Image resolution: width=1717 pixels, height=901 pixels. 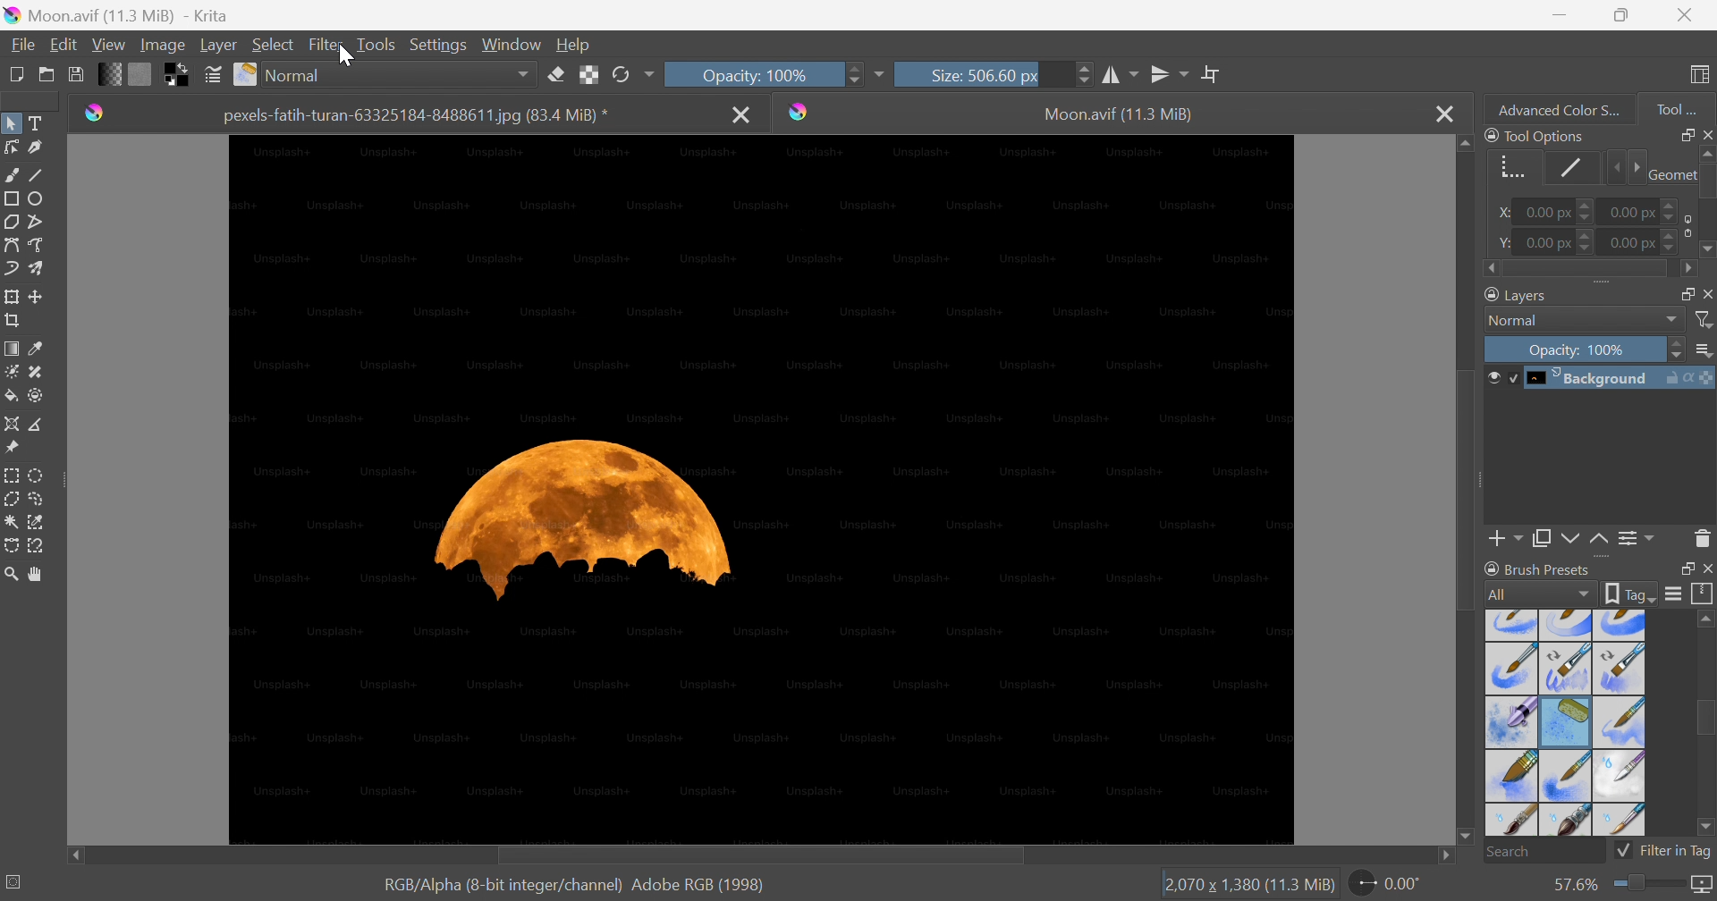 What do you see at coordinates (24, 46) in the screenshot?
I see `File` at bounding box center [24, 46].